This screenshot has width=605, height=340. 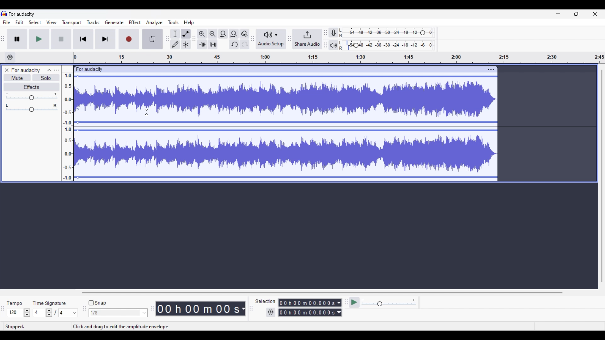 What do you see at coordinates (49, 303) in the screenshot?
I see `time signature` at bounding box center [49, 303].